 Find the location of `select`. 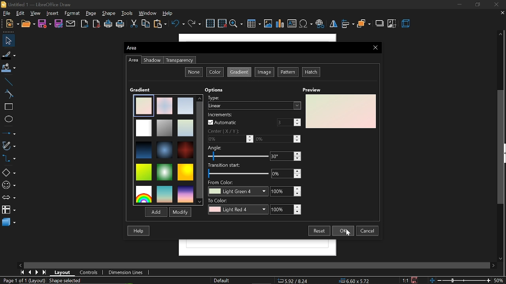

select is located at coordinates (8, 41).